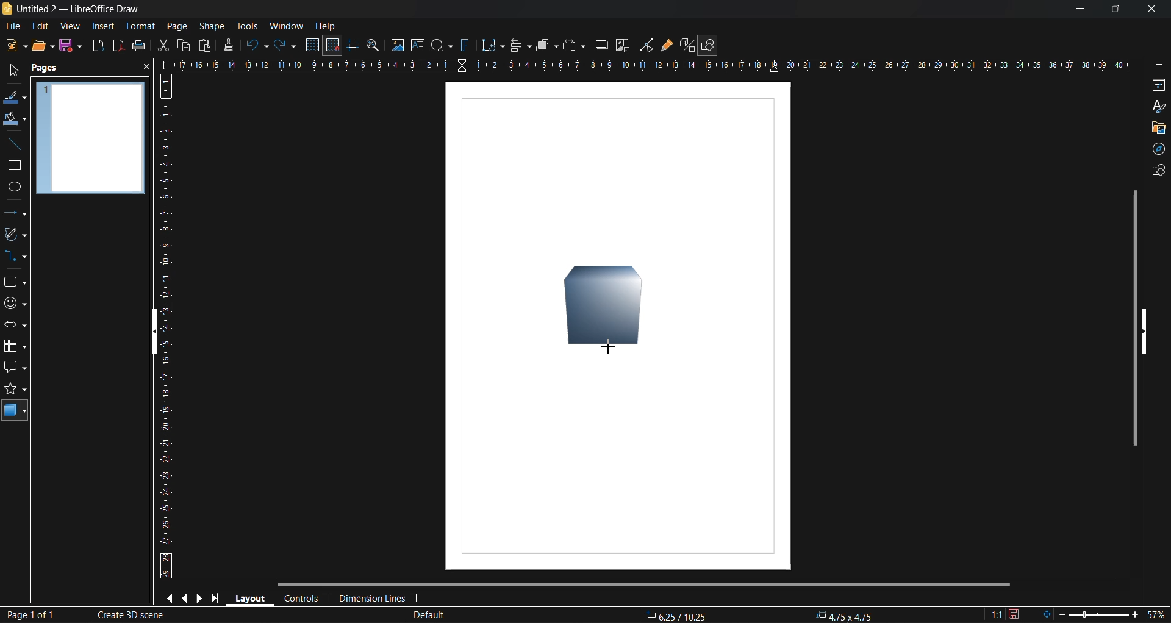 The image size is (1171, 623). I want to click on slide master name, so click(430, 615).